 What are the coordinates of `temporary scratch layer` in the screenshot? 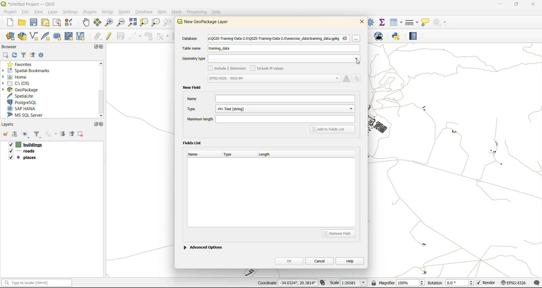 It's located at (58, 37).